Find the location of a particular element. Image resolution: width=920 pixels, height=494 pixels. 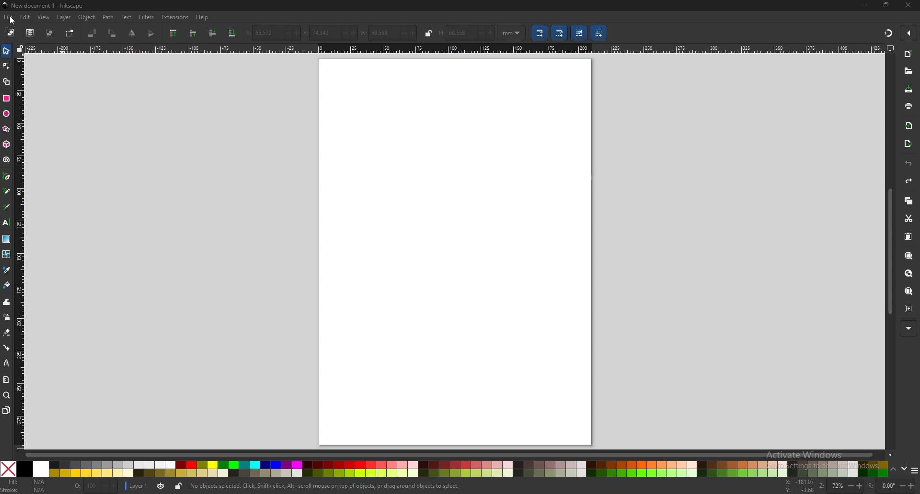

rectangle is located at coordinates (6, 98).